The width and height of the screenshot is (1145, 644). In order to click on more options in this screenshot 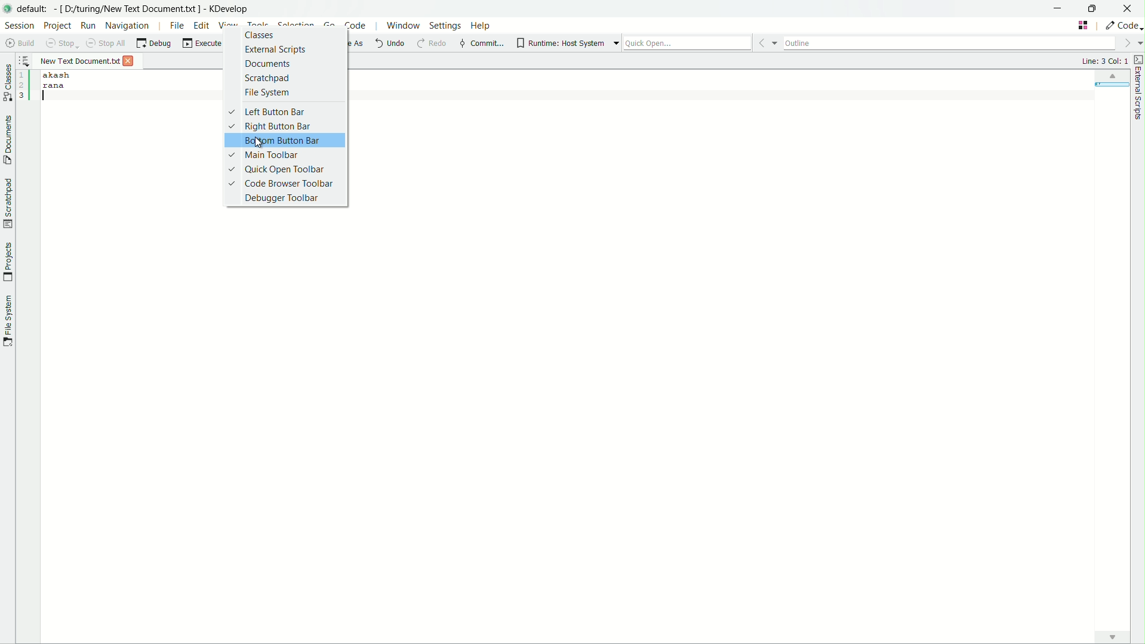, I will do `click(767, 41)`.